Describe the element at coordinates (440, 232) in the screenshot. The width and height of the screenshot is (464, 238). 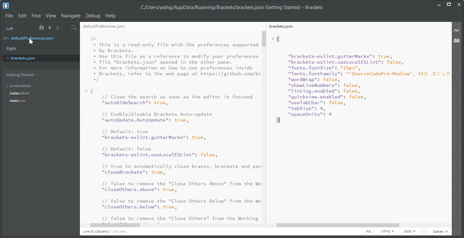
I see `Spaces: 4` at that location.